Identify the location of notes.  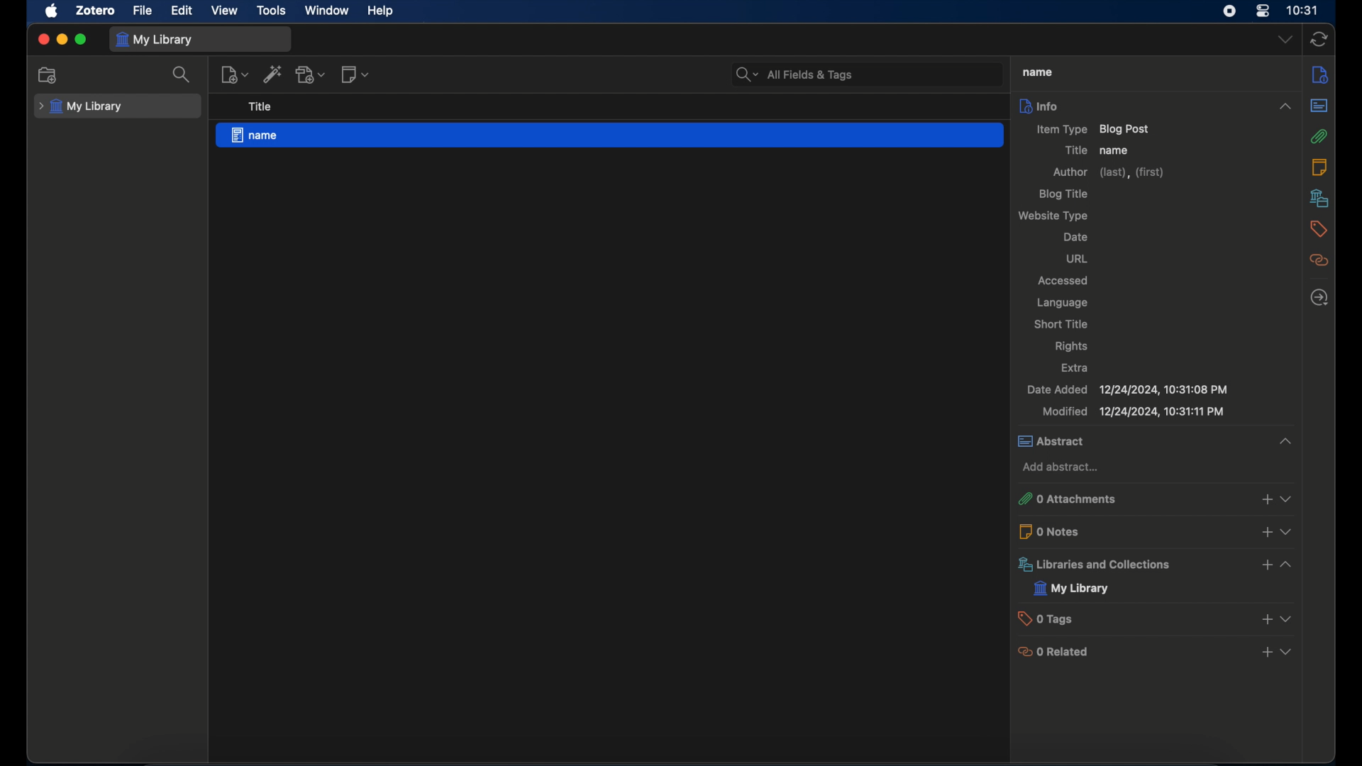
(1319, 166).